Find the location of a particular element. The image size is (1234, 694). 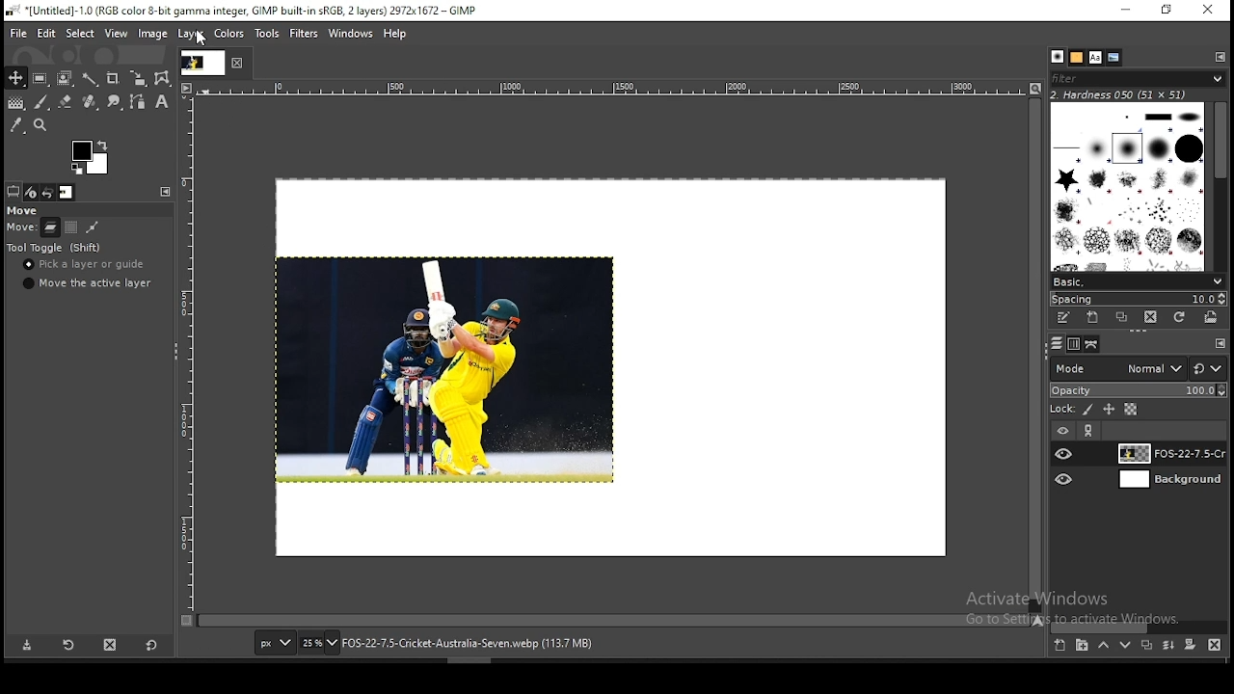

add a mask is located at coordinates (1188, 646).